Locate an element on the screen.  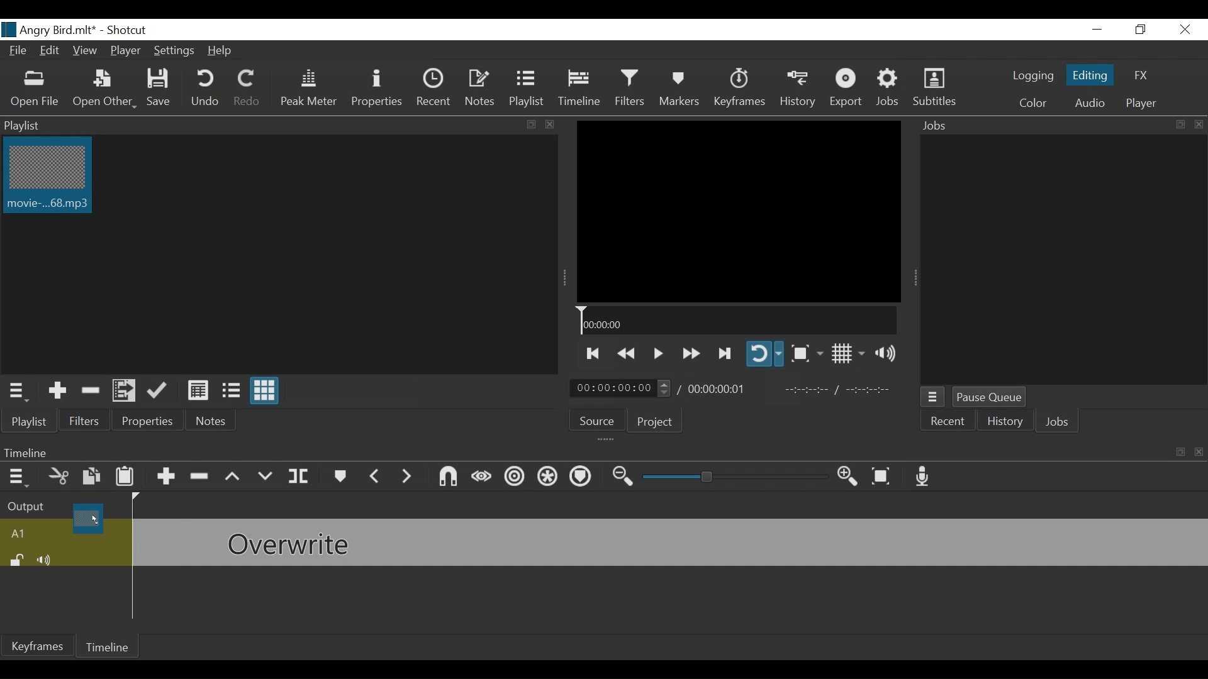
Shotcut is located at coordinates (128, 31).